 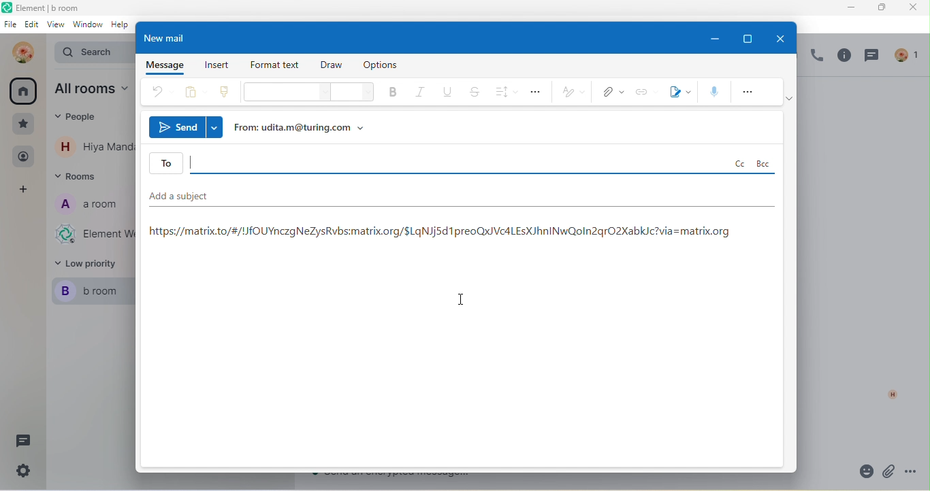 I want to click on add a subject, so click(x=458, y=201).